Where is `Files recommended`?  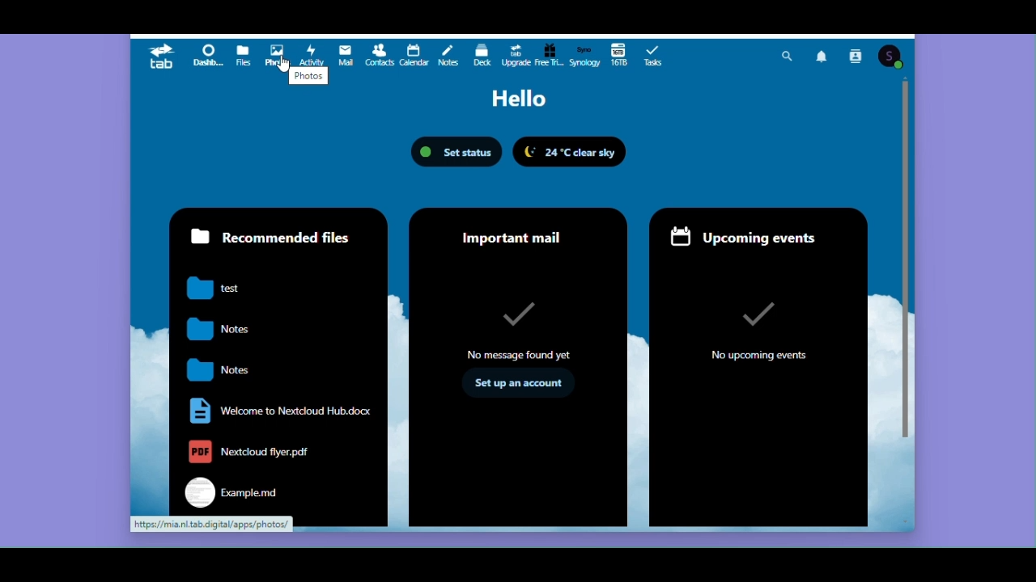
Files recommended is located at coordinates (274, 357).